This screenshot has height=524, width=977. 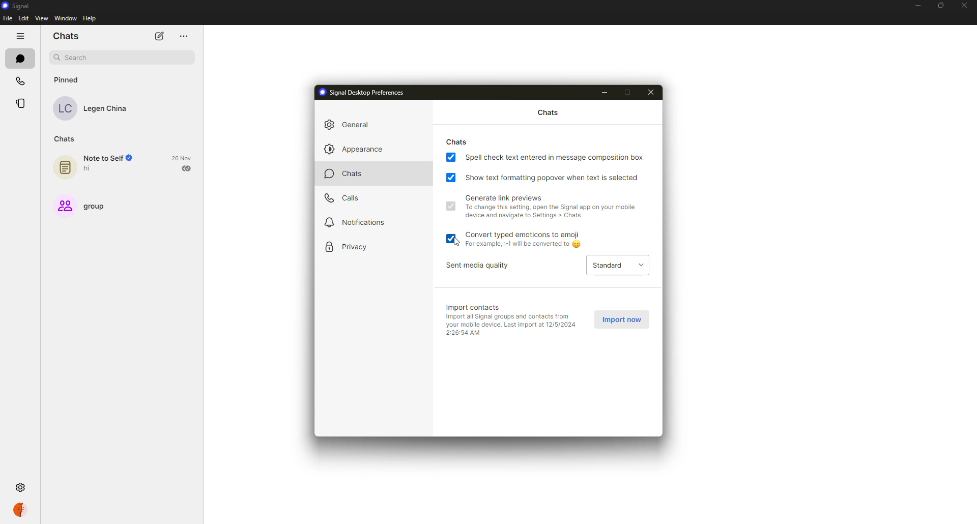 What do you see at coordinates (624, 319) in the screenshot?
I see `import now` at bounding box center [624, 319].